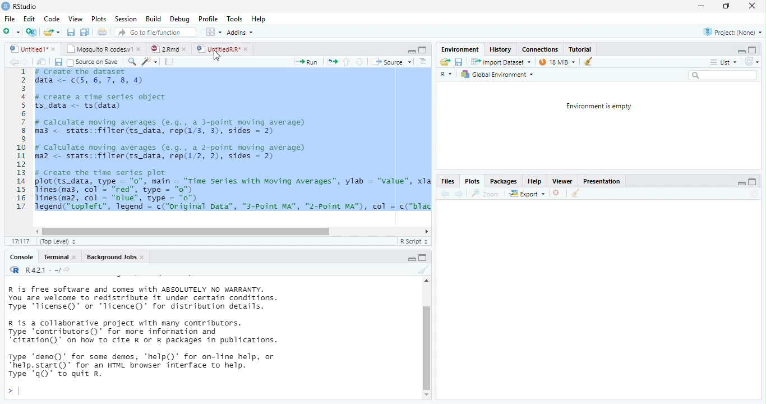 Image resolution: width=766 pixels, height=404 pixels. I want to click on Run, so click(307, 62).